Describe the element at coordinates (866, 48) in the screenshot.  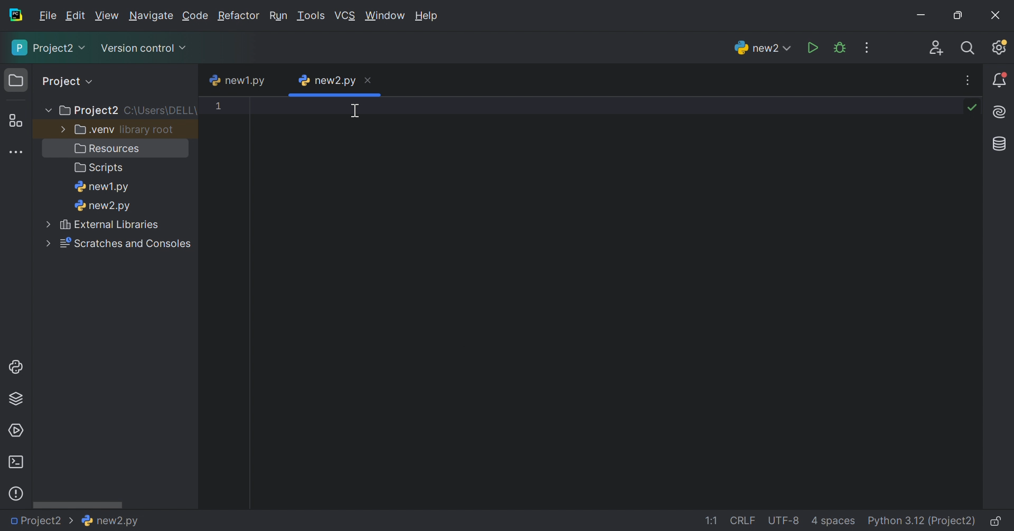
I see `More actions` at that location.